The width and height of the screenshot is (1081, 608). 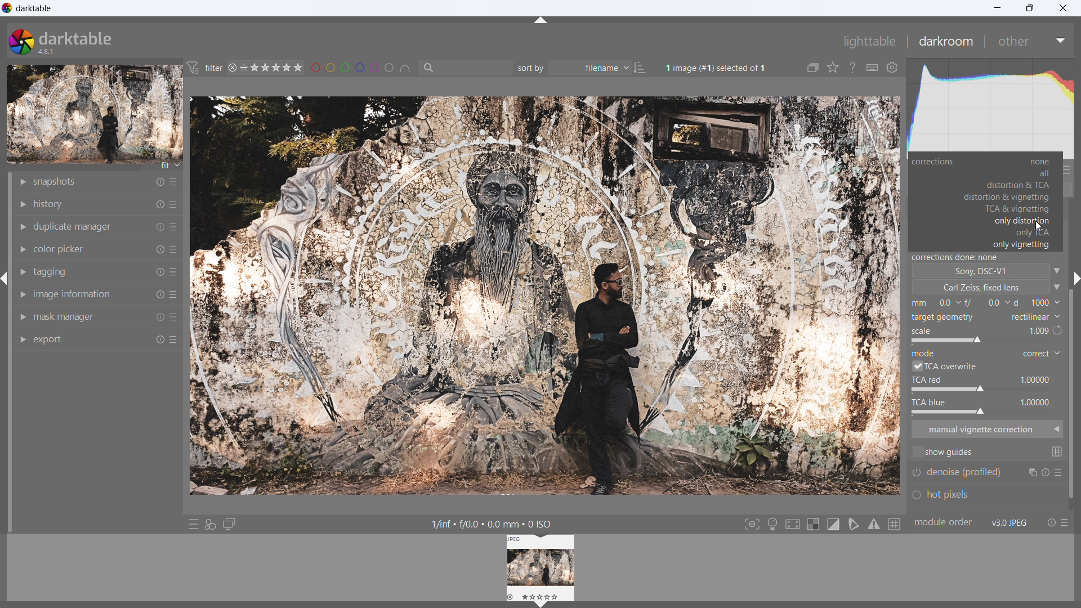 I want to click on TCA & vignetting, so click(x=1009, y=209).